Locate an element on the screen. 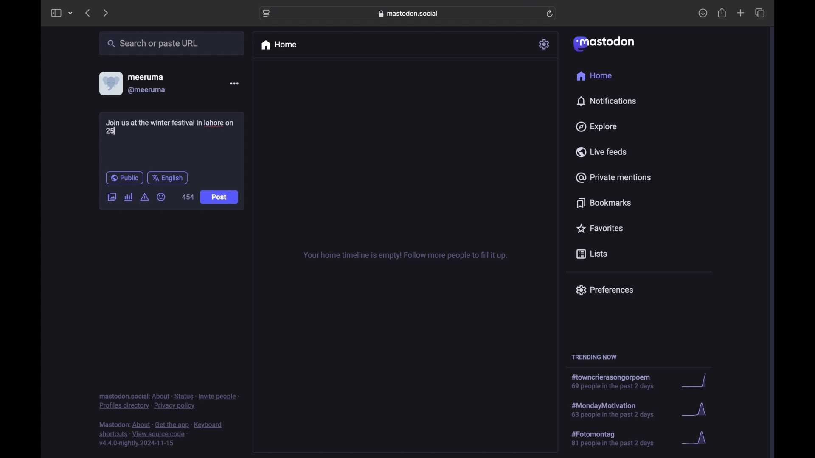  show tab overview is located at coordinates (760, 13).